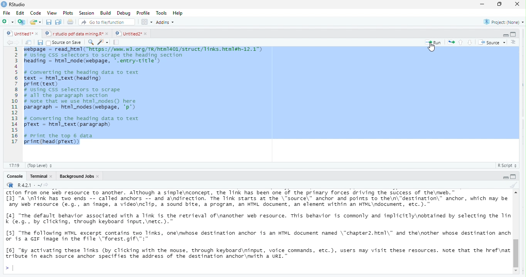 Image resolution: width=526 pixels, height=277 pixels. I want to click on hide r script, so click(505, 34).